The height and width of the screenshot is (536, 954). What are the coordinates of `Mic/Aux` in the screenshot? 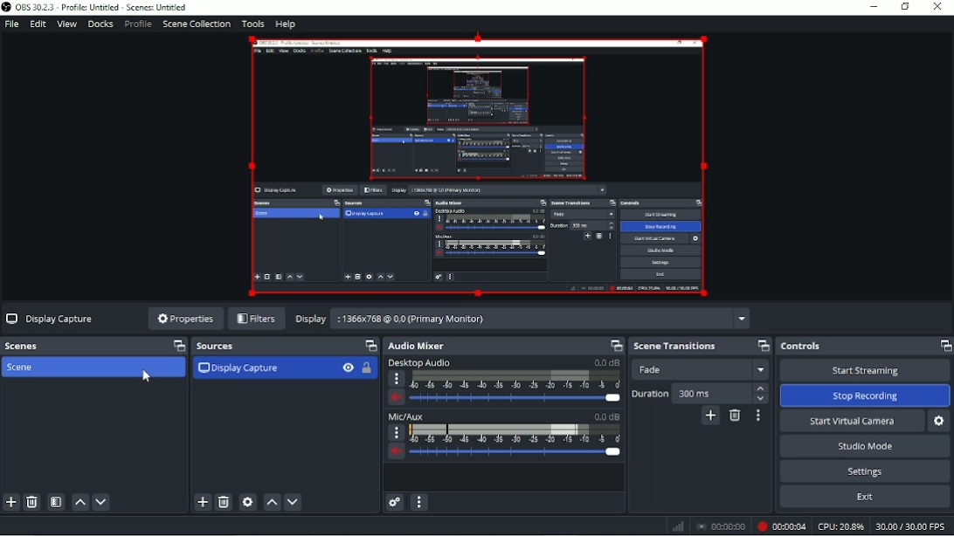 It's located at (407, 417).